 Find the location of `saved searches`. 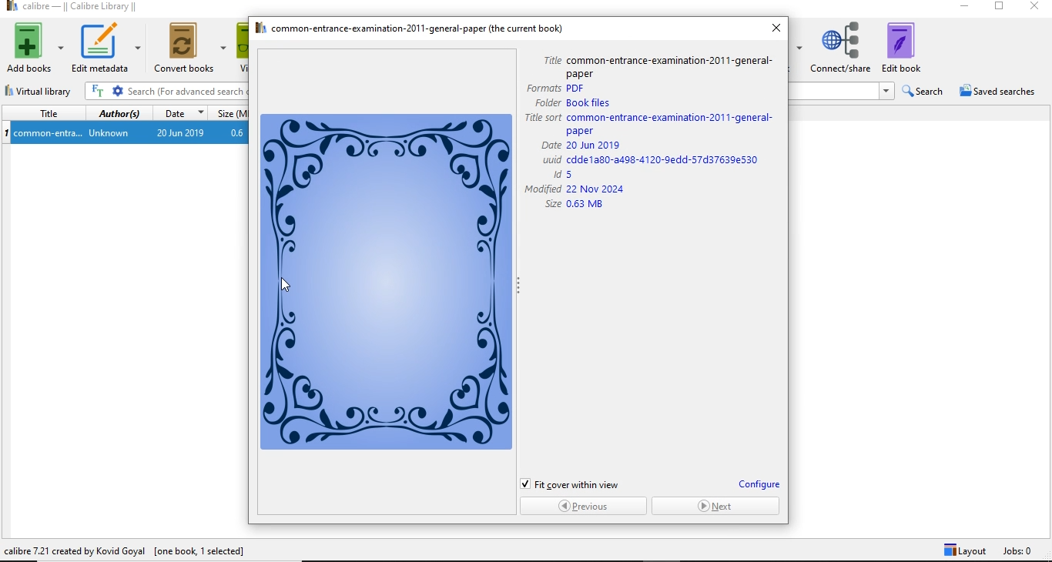

saved searches is located at coordinates (1001, 91).